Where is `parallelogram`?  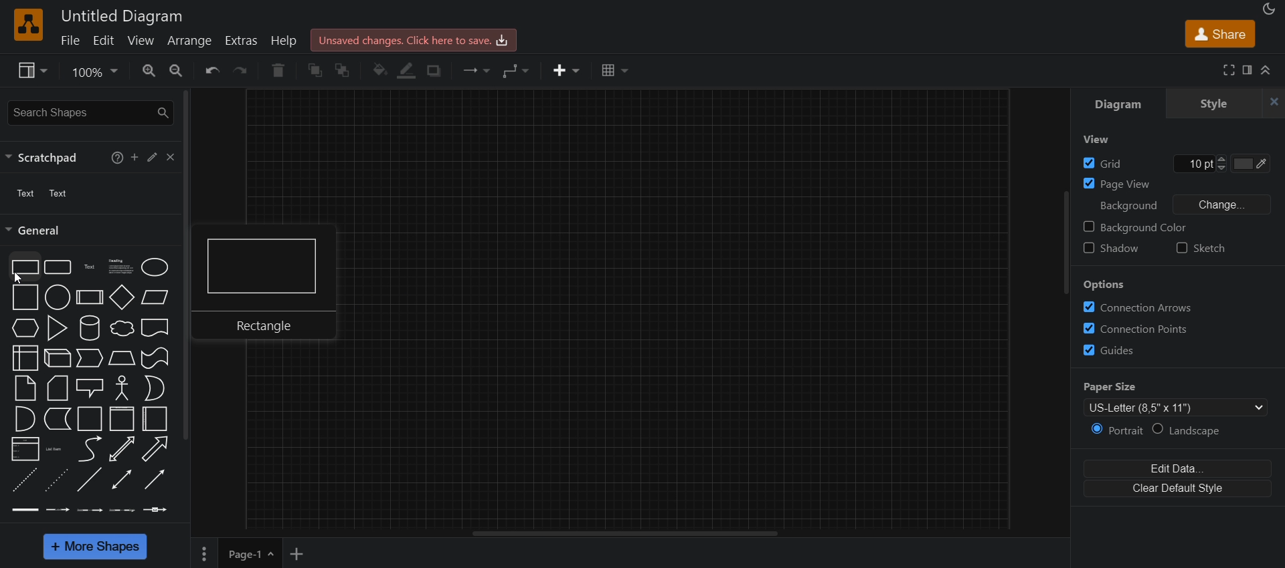
parallelogram is located at coordinates (157, 299).